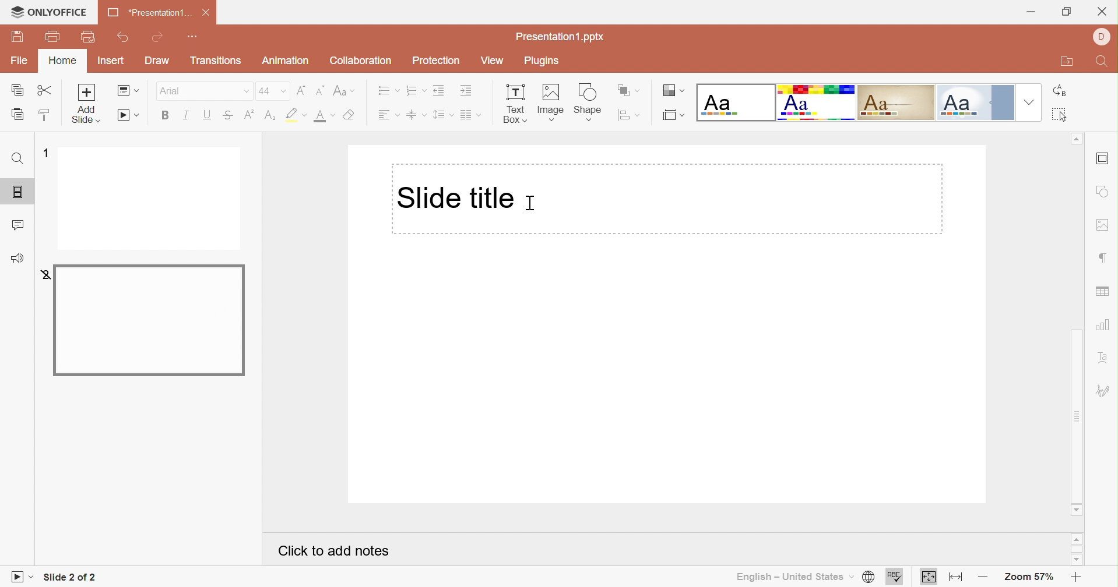  I want to click on Close, so click(209, 13).